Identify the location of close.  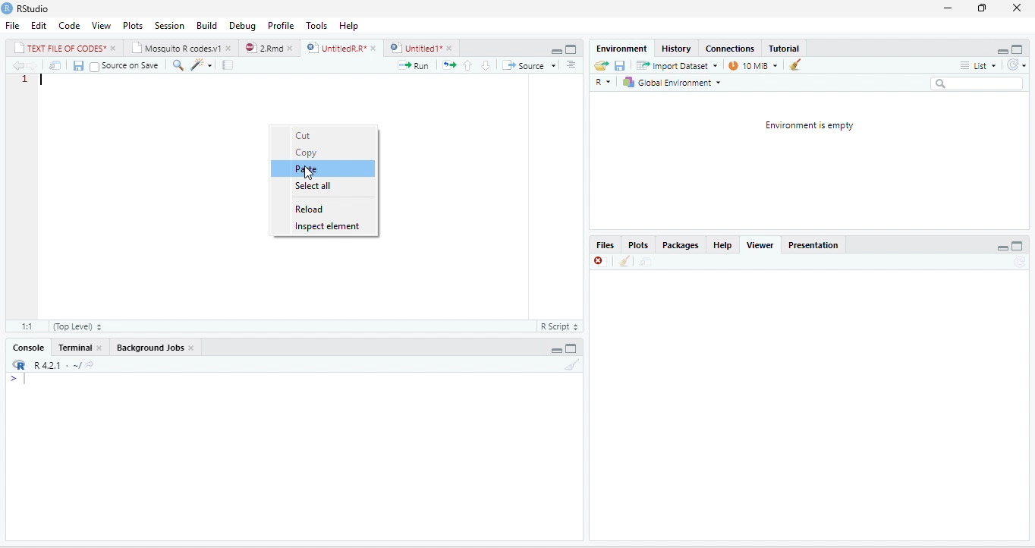
(193, 348).